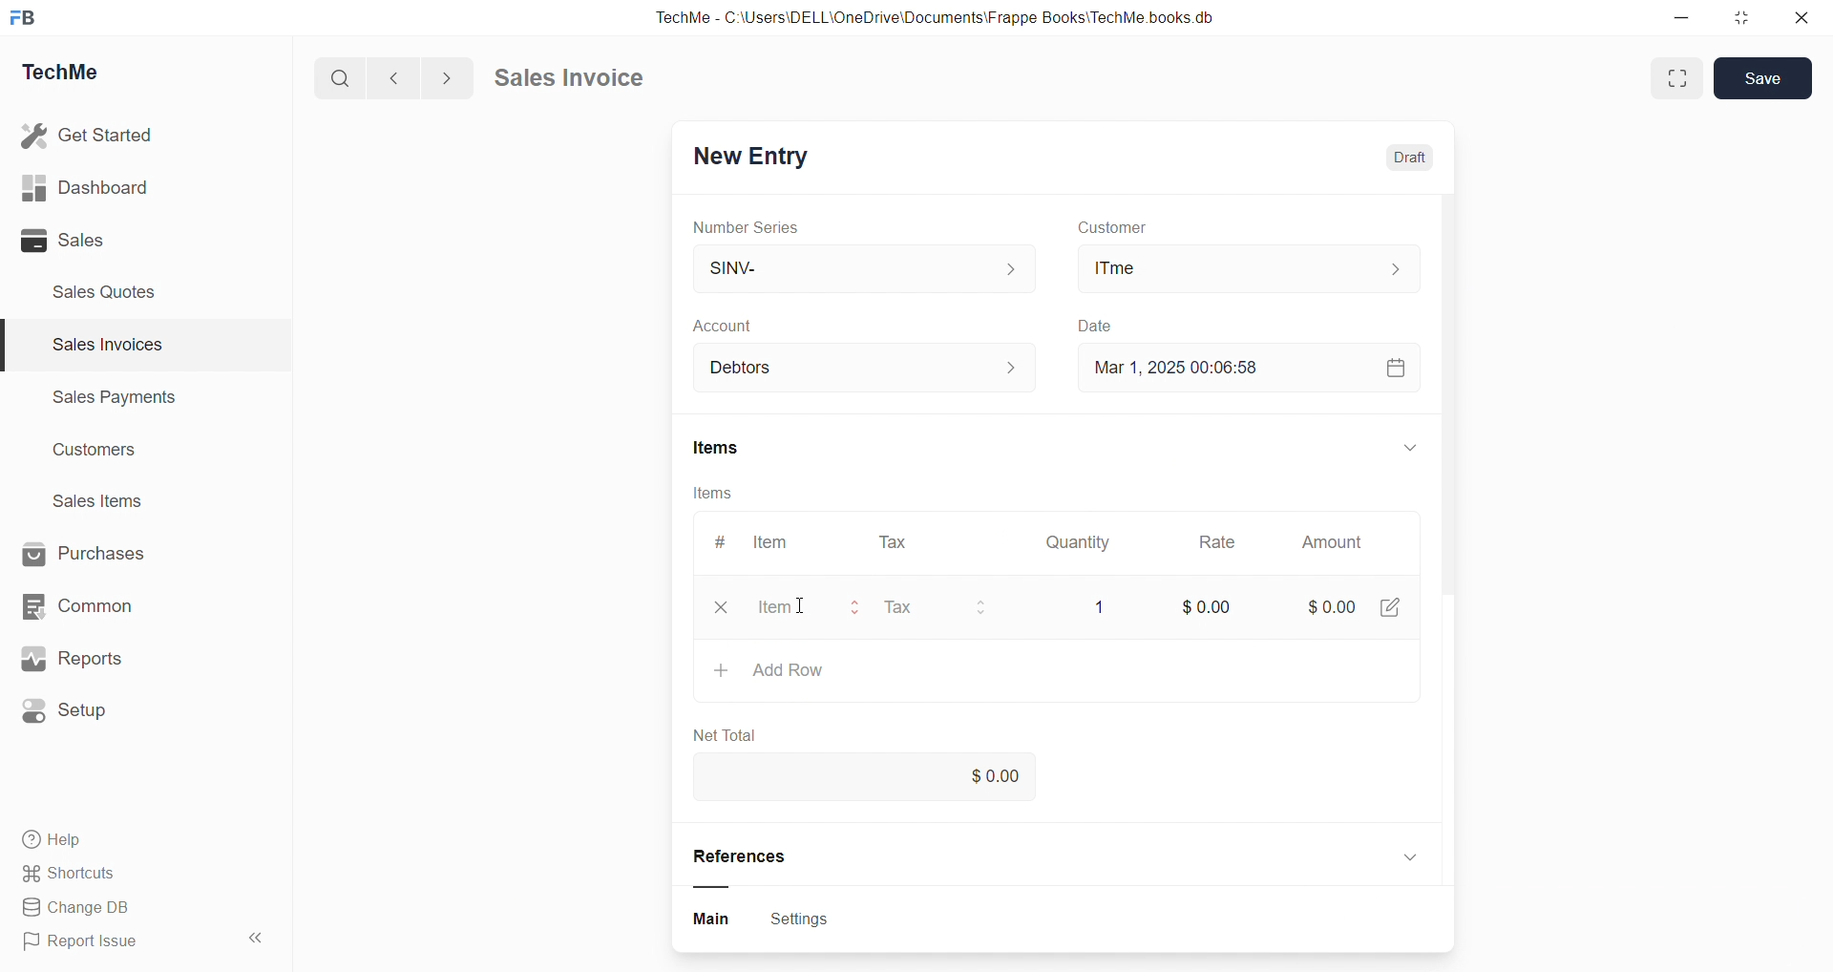 The width and height of the screenshot is (1833, 972). What do you see at coordinates (1750, 16) in the screenshot?
I see `Maximize` at bounding box center [1750, 16].